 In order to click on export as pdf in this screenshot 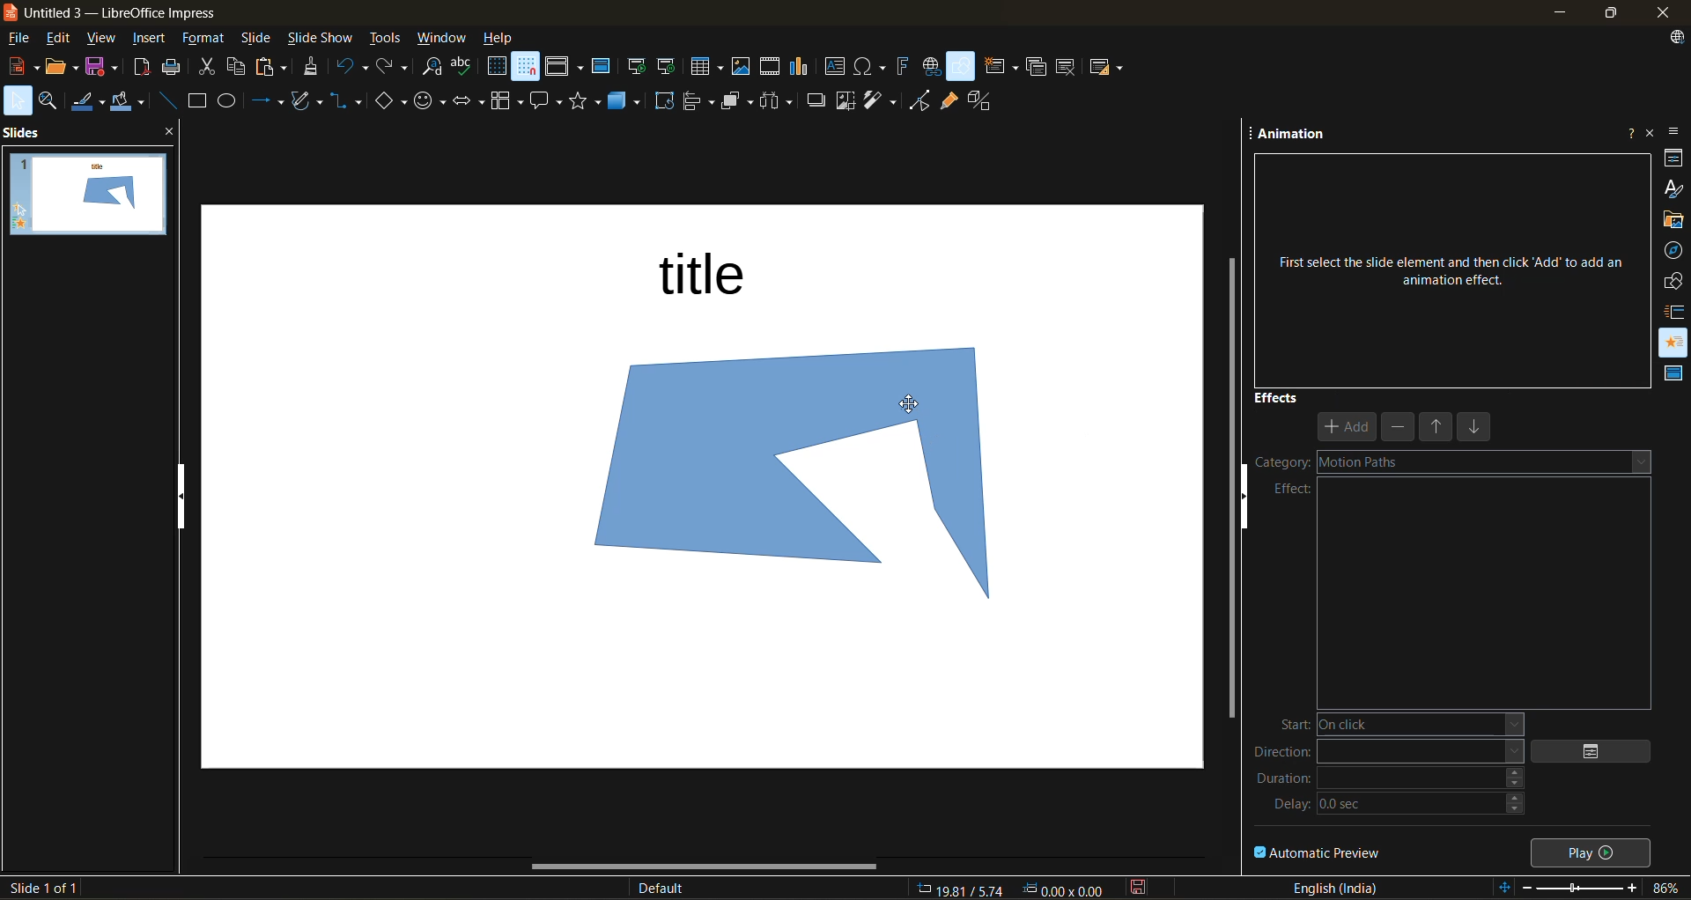, I will do `click(140, 66)`.